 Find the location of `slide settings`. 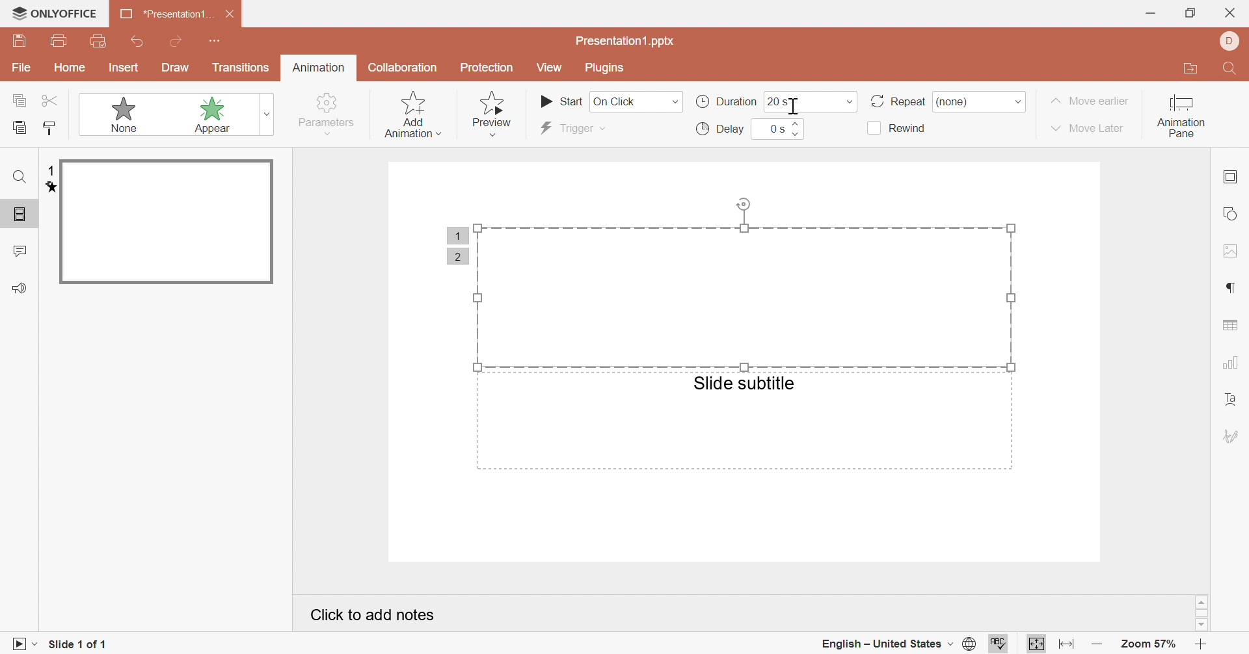

slide settings is located at coordinates (1229, 176).